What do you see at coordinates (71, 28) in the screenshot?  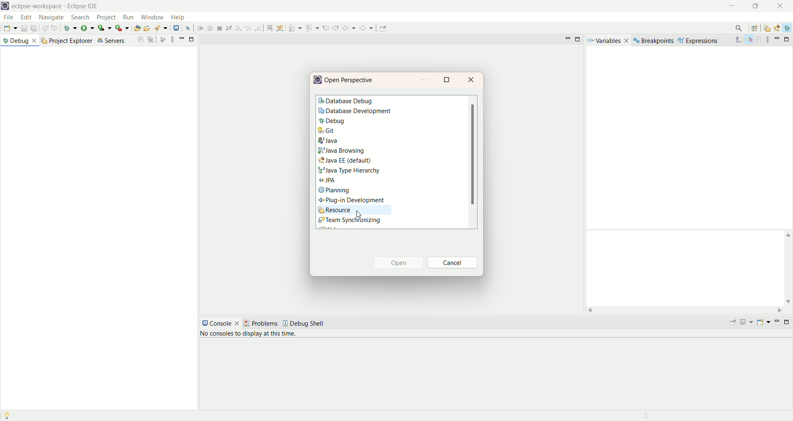 I see `debug` at bounding box center [71, 28].